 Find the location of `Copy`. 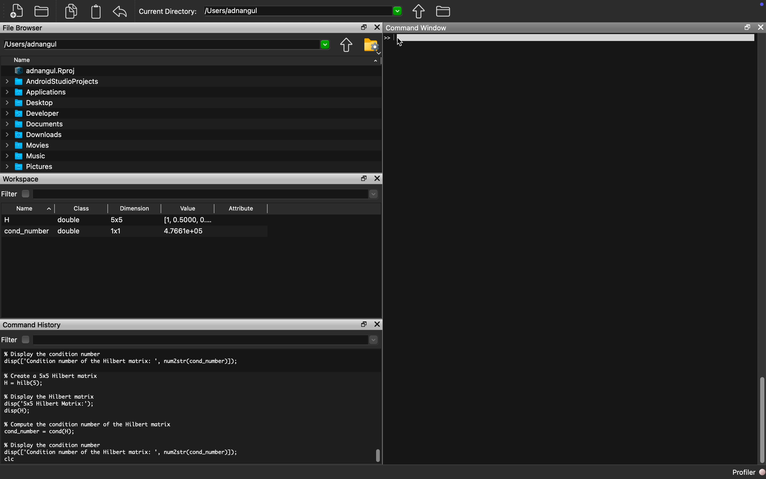

Copy is located at coordinates (71, 10).